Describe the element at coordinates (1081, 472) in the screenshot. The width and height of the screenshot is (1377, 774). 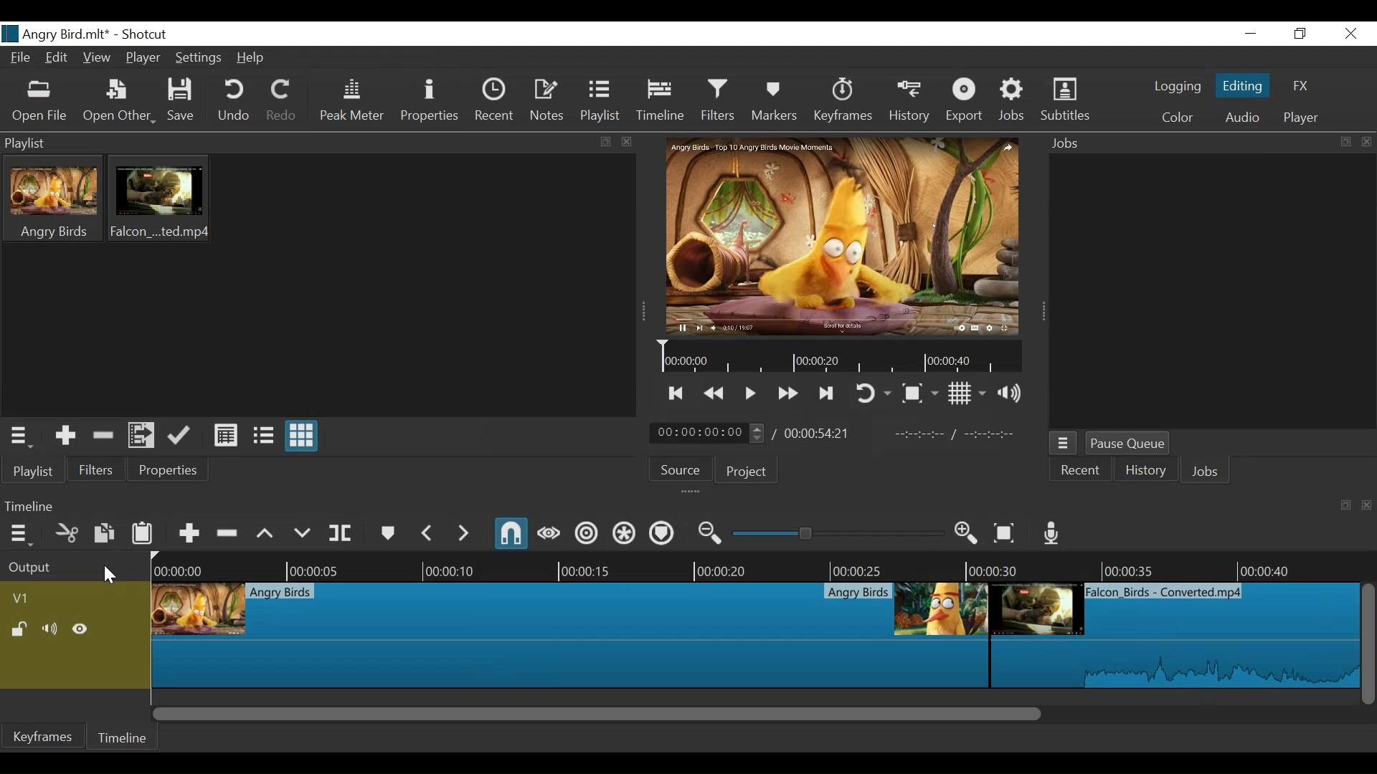
I see `Recent` at that location.